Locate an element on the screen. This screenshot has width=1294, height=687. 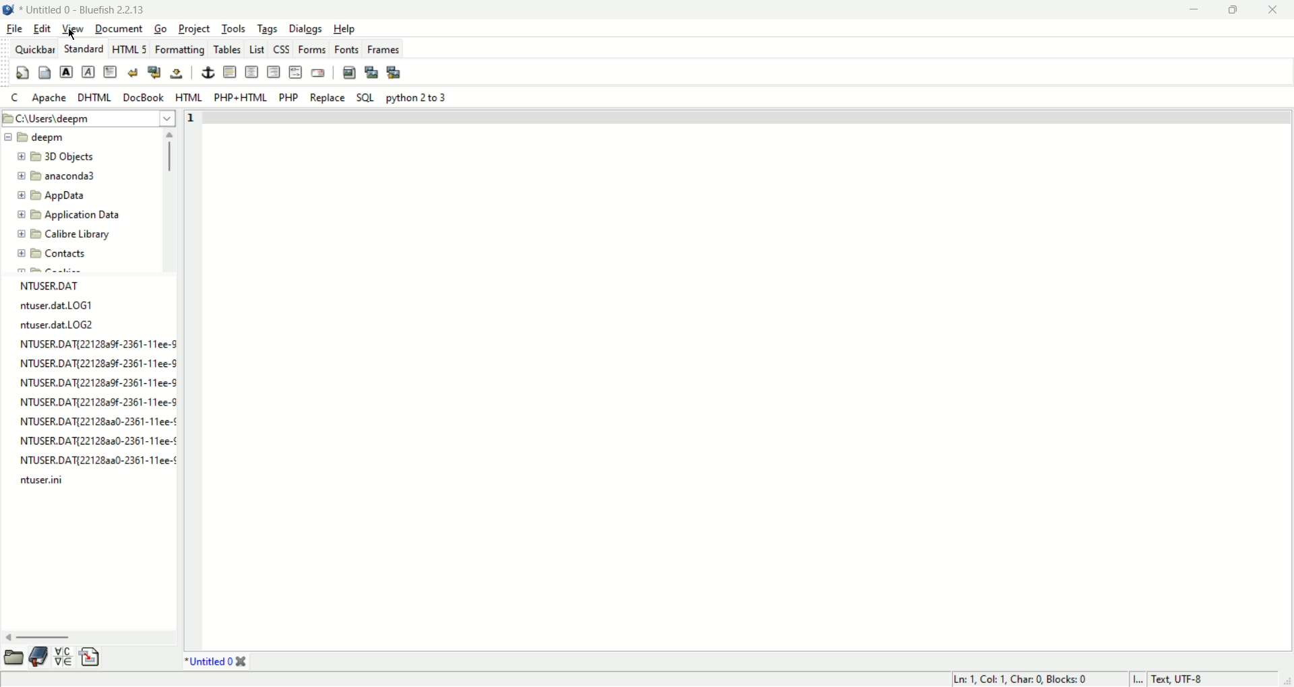
ntuser.dat.LOG1 is located at coordinates (57, 304).